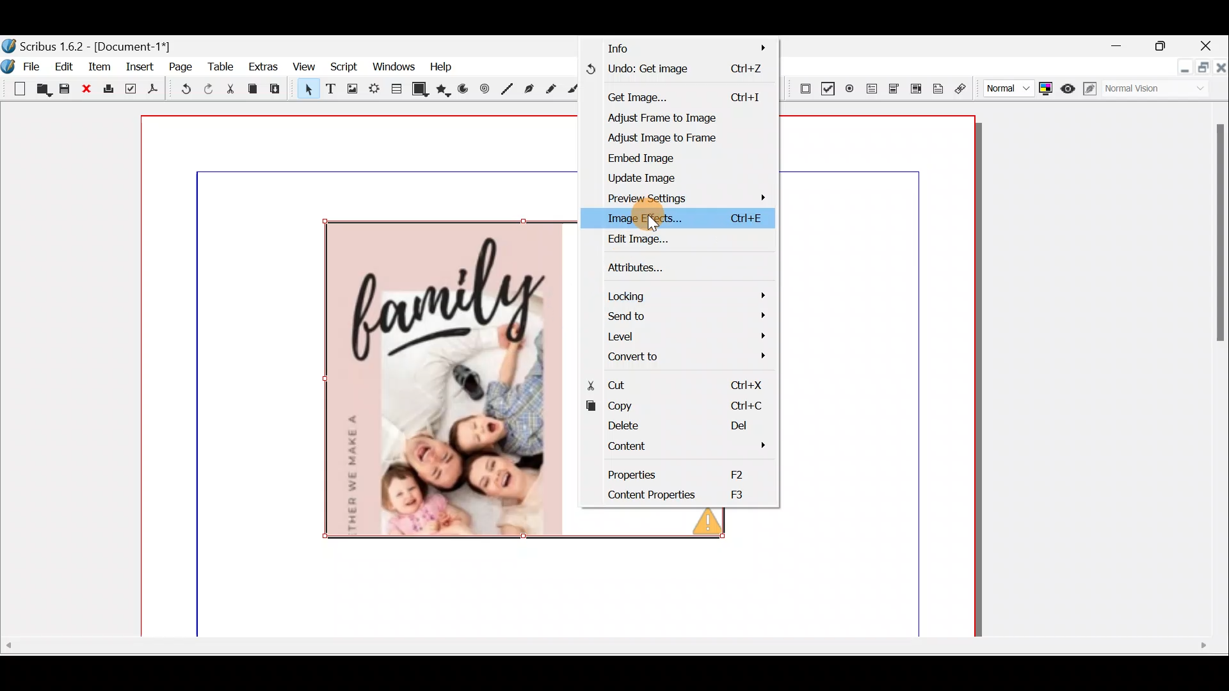 The image size is (1229, 691). What do you see at coordinates (350, 90) in the screenshot?
I see `Image frame` at bounding box center [350, 90].